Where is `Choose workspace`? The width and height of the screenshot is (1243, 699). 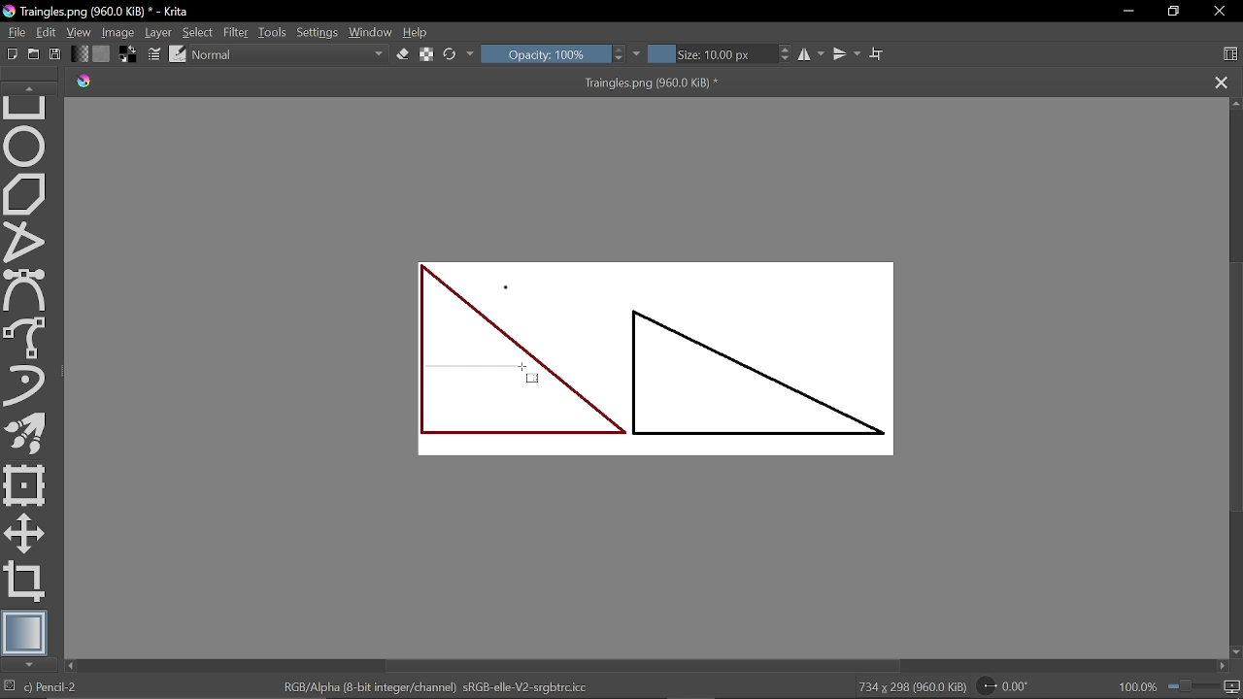
Choose workspace is located at coordinates (1230, 53).